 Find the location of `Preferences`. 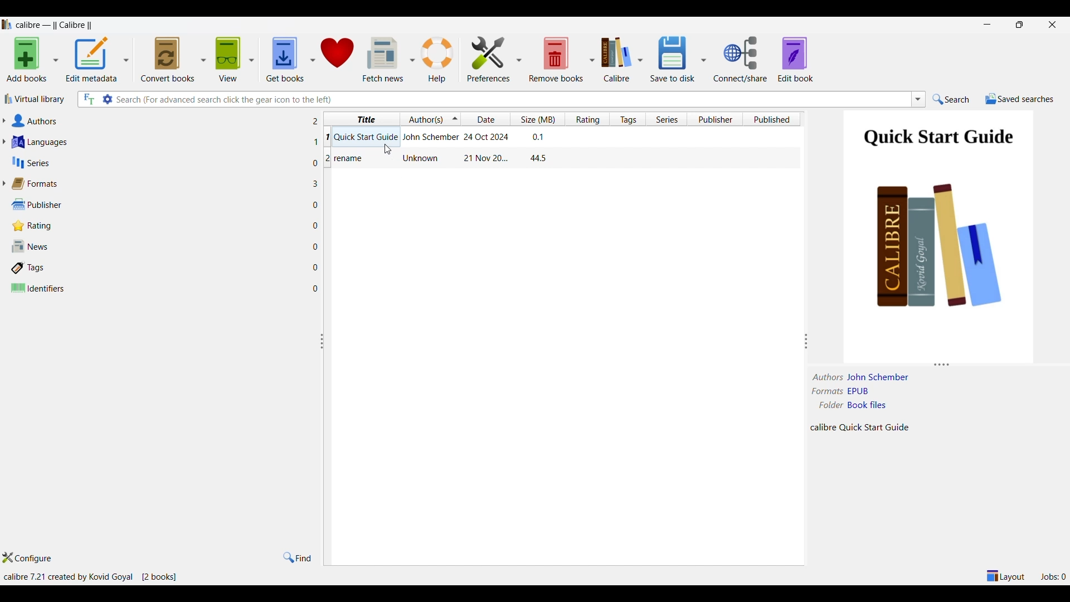

Preferences is located at coordinates (489, 58).